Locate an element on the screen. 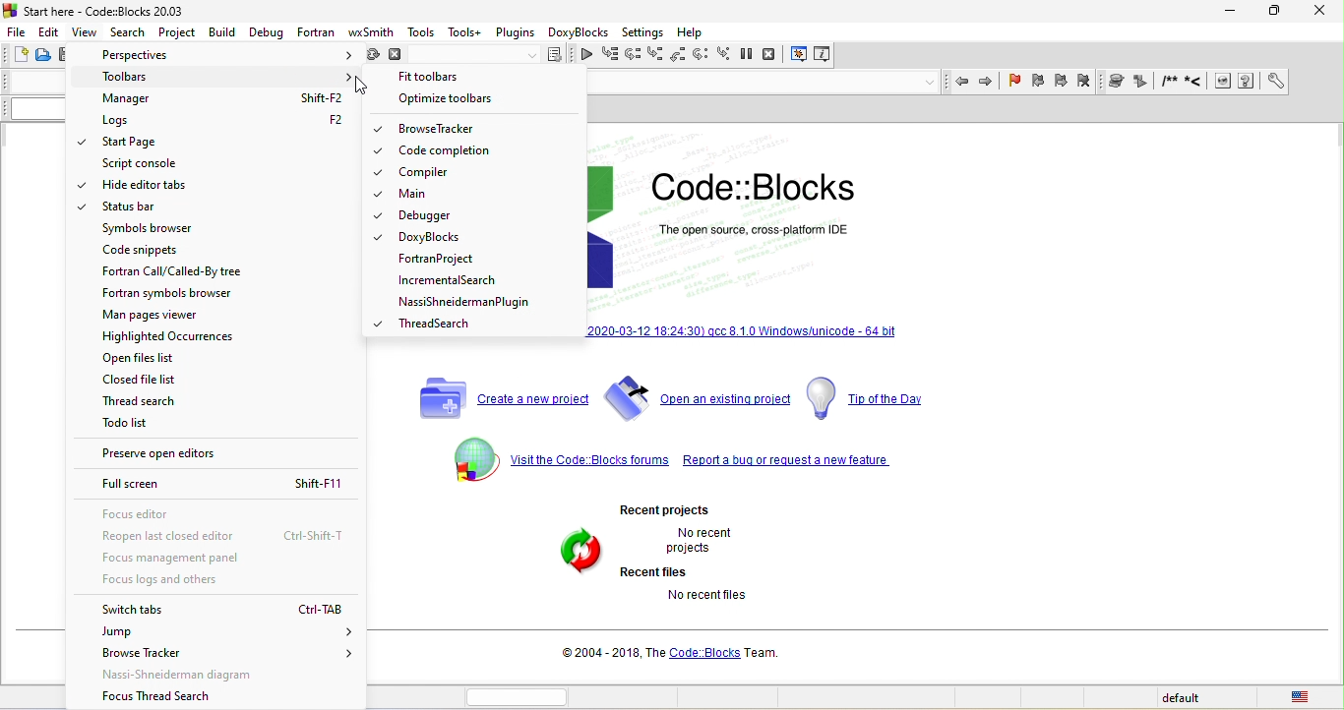 This screenshot has width=1344, height=710. recent files is located at coordinates (658, 573).